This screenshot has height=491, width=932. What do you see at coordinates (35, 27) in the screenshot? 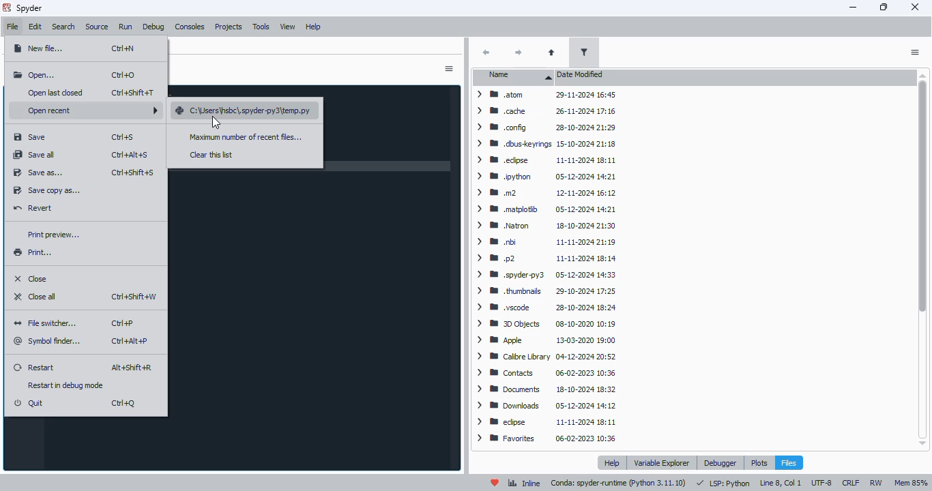
I see `edit` at bounding box center [35, 27].